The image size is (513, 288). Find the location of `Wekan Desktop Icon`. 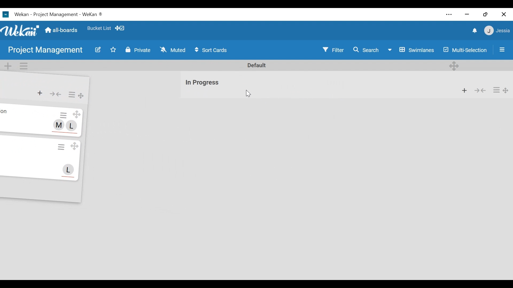

Wekan Desktop Icon is located at coordinates (6, 15).